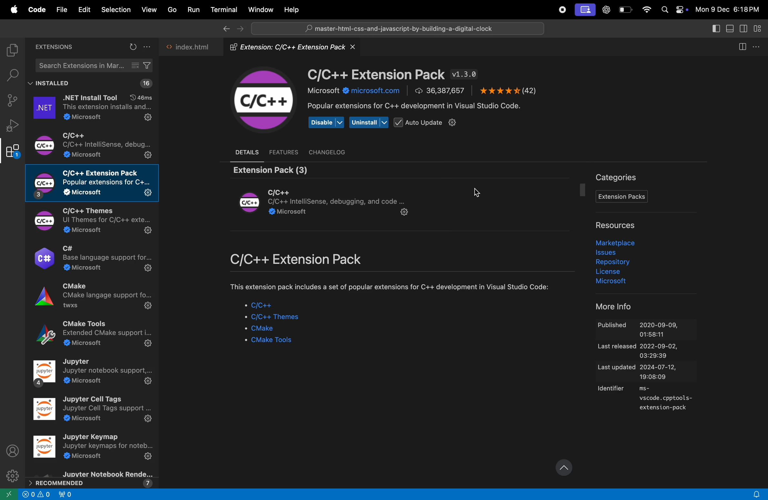 Image resolution: width=768 pixels, height=500 pixels. What do you see at coordinates (352, 92) in the screenshot?
I see `microsoft.com` at bounding box center [352, 92].